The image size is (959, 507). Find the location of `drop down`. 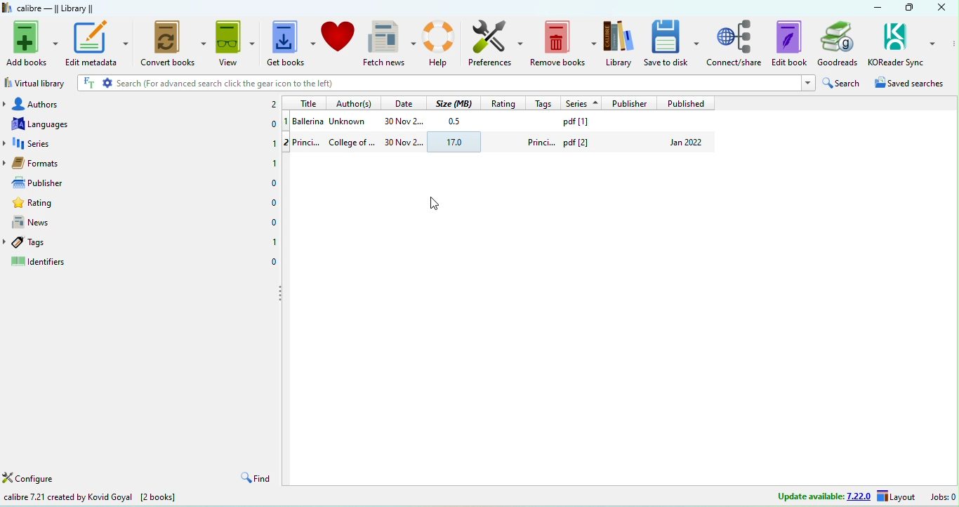

drop down is located at coordinates (6, 162).